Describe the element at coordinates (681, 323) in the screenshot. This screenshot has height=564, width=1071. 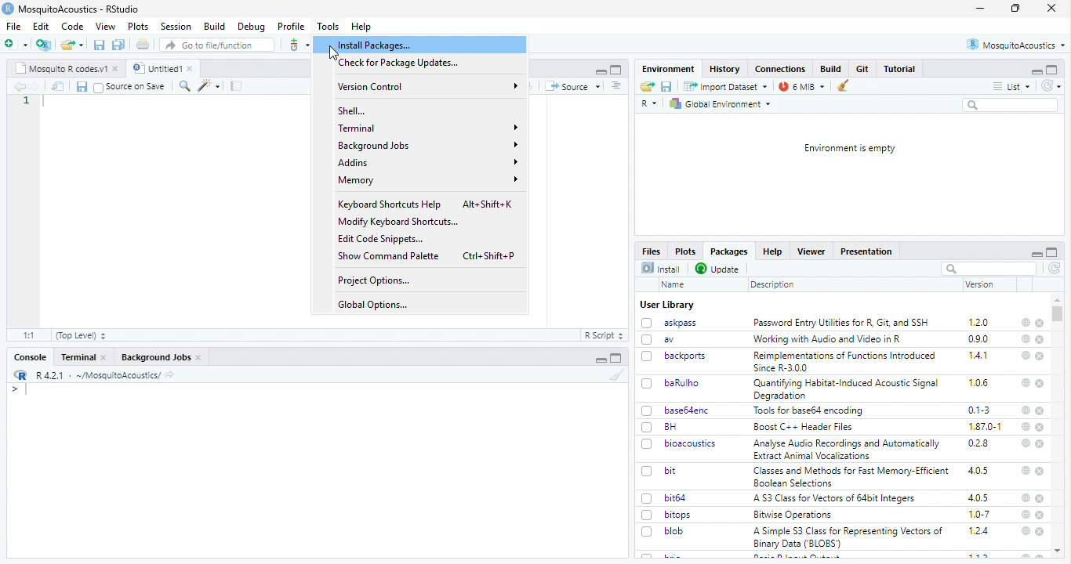
I see `askpass` at that location.